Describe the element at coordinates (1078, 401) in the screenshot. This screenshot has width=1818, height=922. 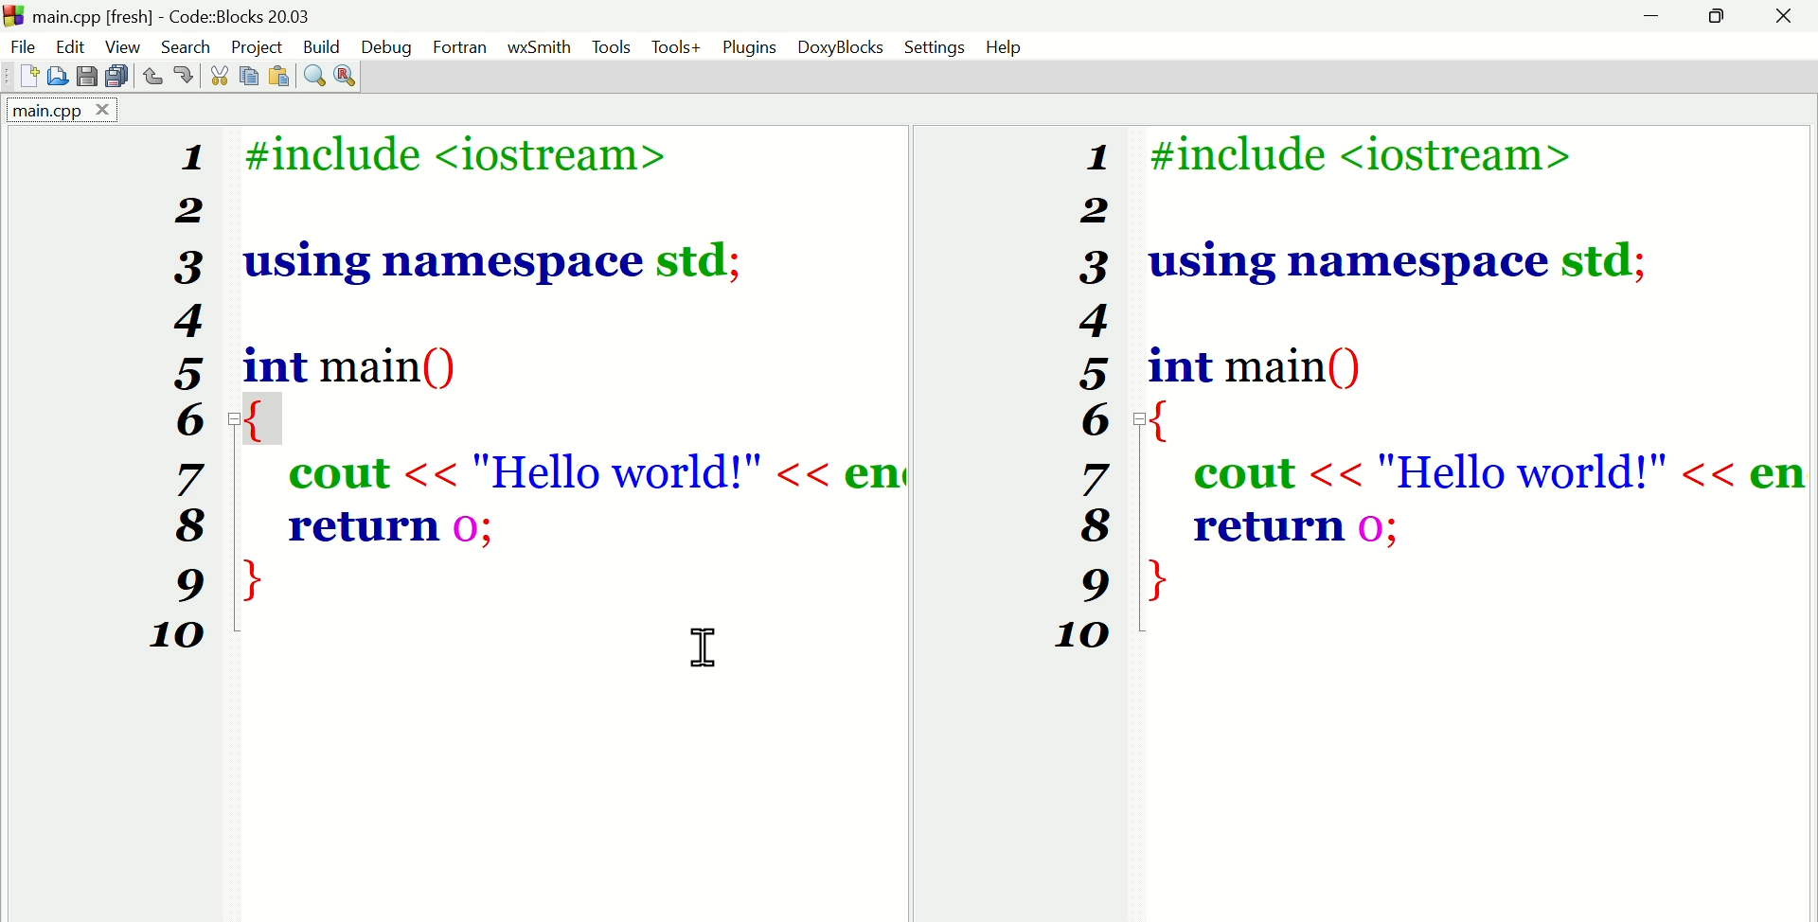
I see `12345648910` at that location.